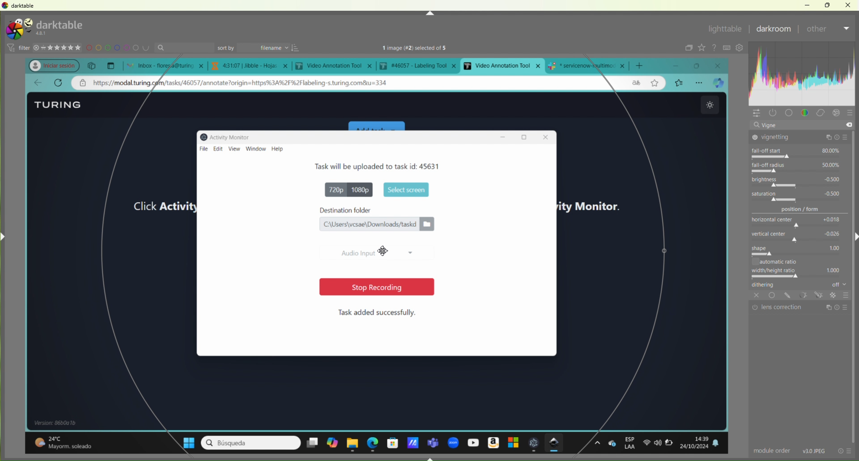  I want to click on refresh, so click(58, 83).